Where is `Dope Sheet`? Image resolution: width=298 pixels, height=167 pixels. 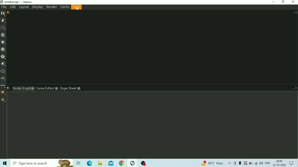
Dope Sheet is located at coordinates (70, 88).